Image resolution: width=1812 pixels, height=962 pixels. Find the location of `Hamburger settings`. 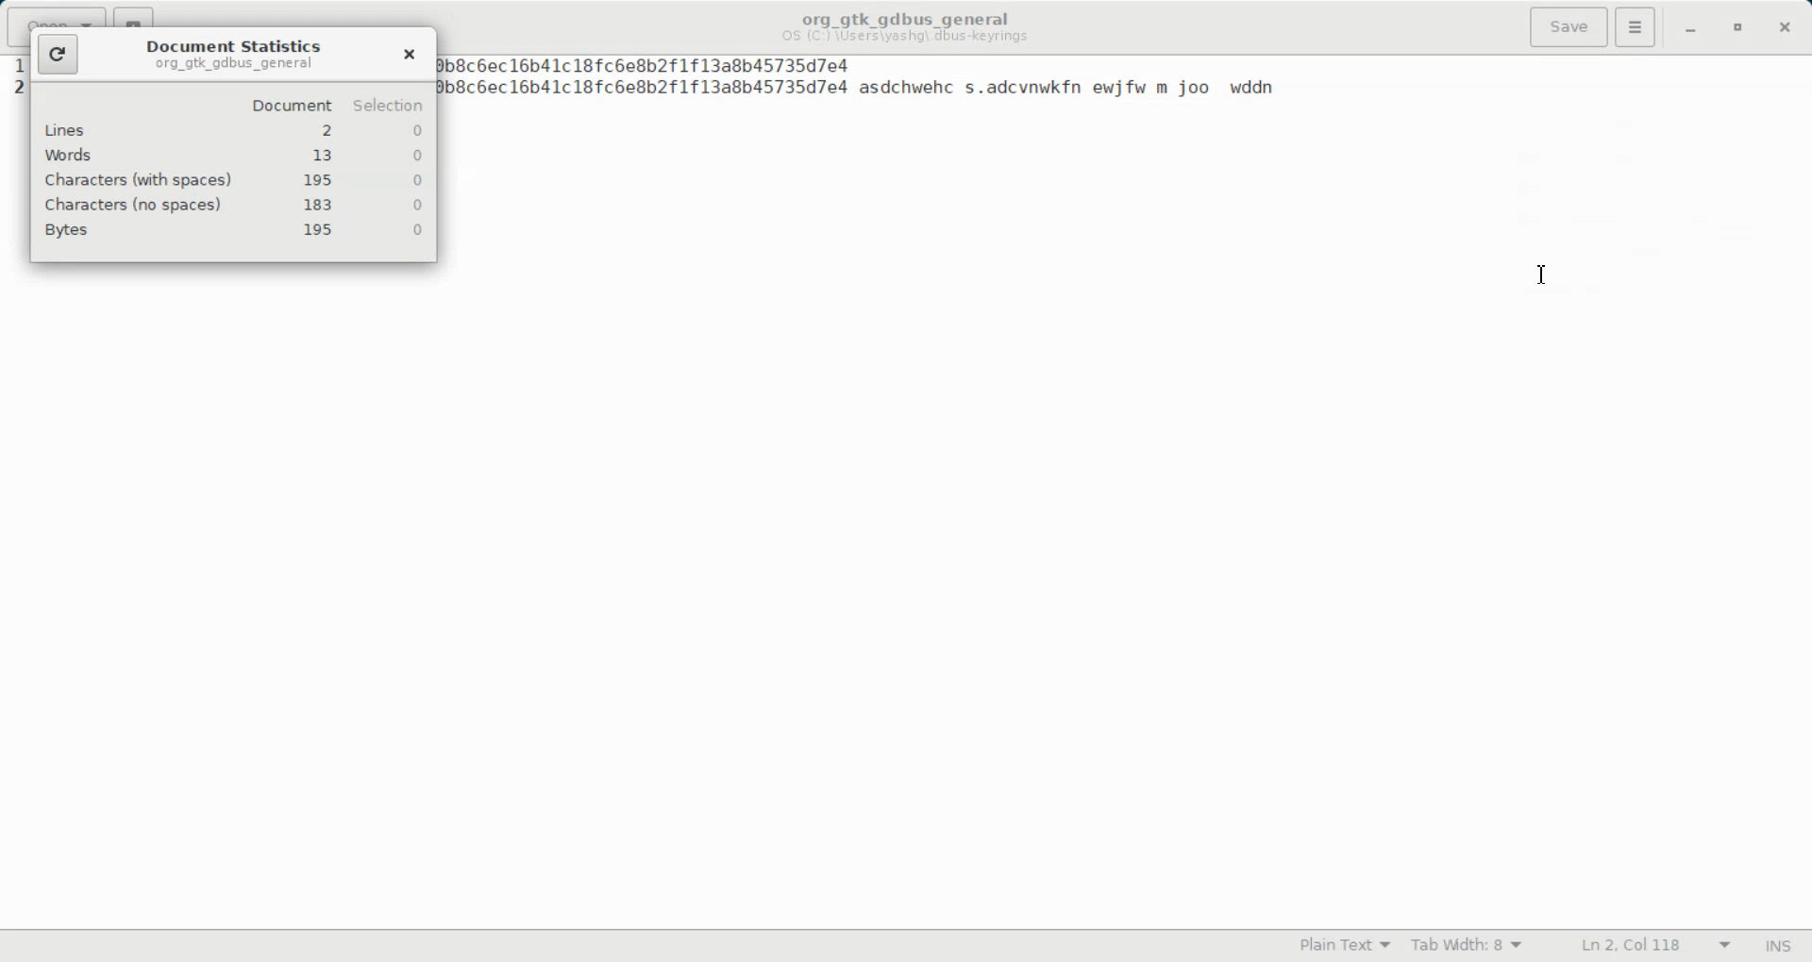

Hamburger settings is located at coordinates (1636, 27).